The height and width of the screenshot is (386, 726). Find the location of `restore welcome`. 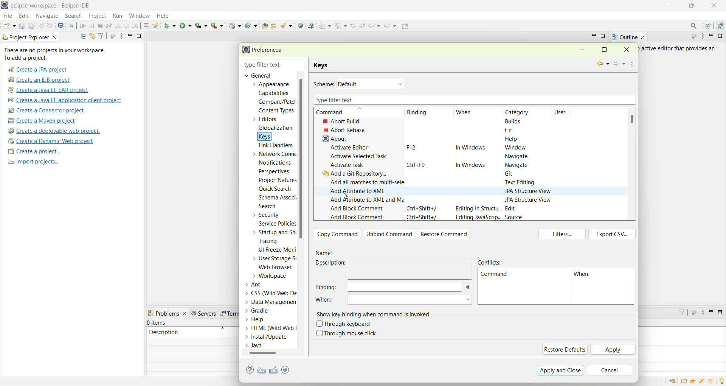

restore welcome is located at coordinates (674, 381).